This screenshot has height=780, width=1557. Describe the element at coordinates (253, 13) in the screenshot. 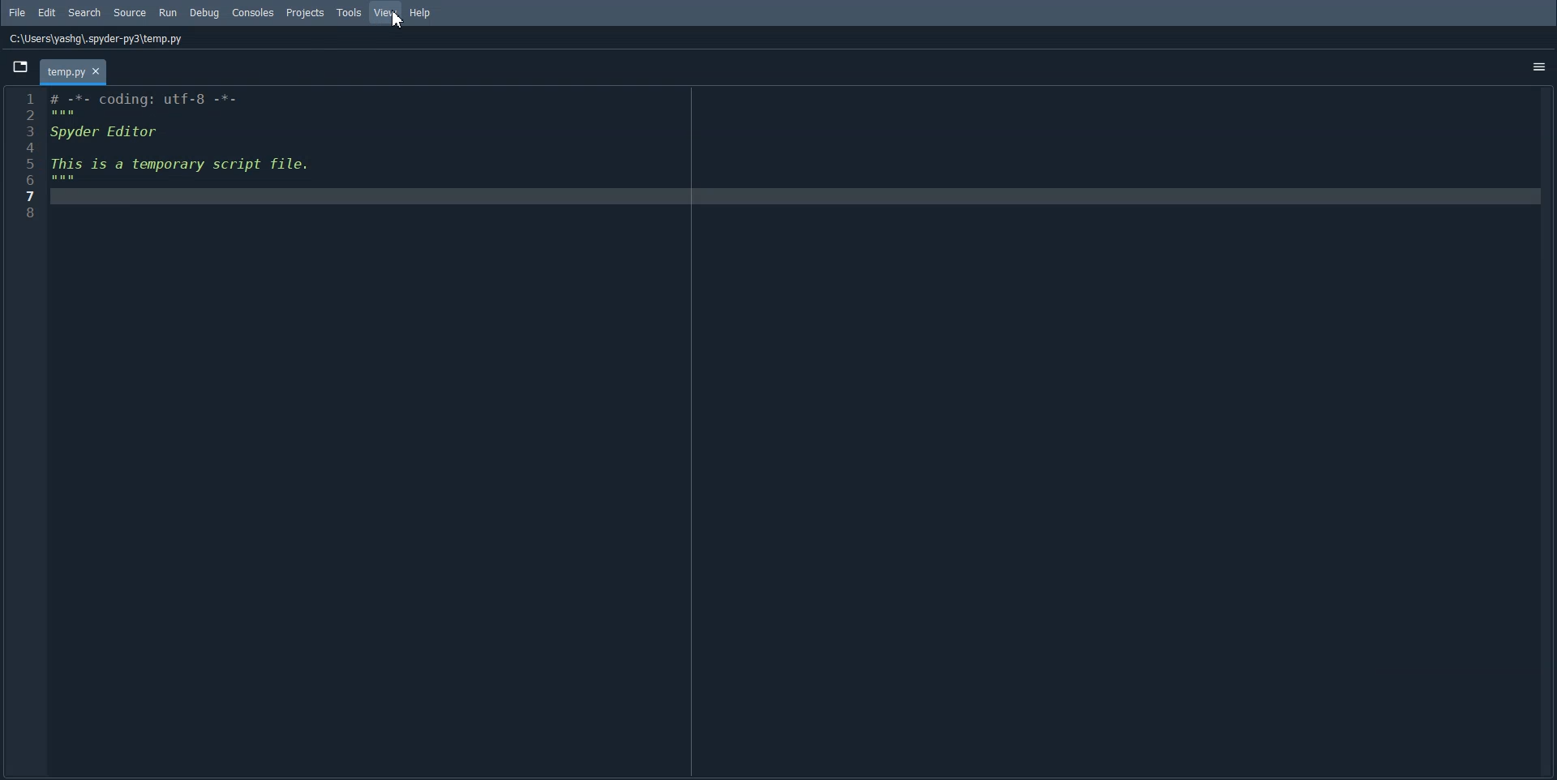

I see `Consoles` at that location.